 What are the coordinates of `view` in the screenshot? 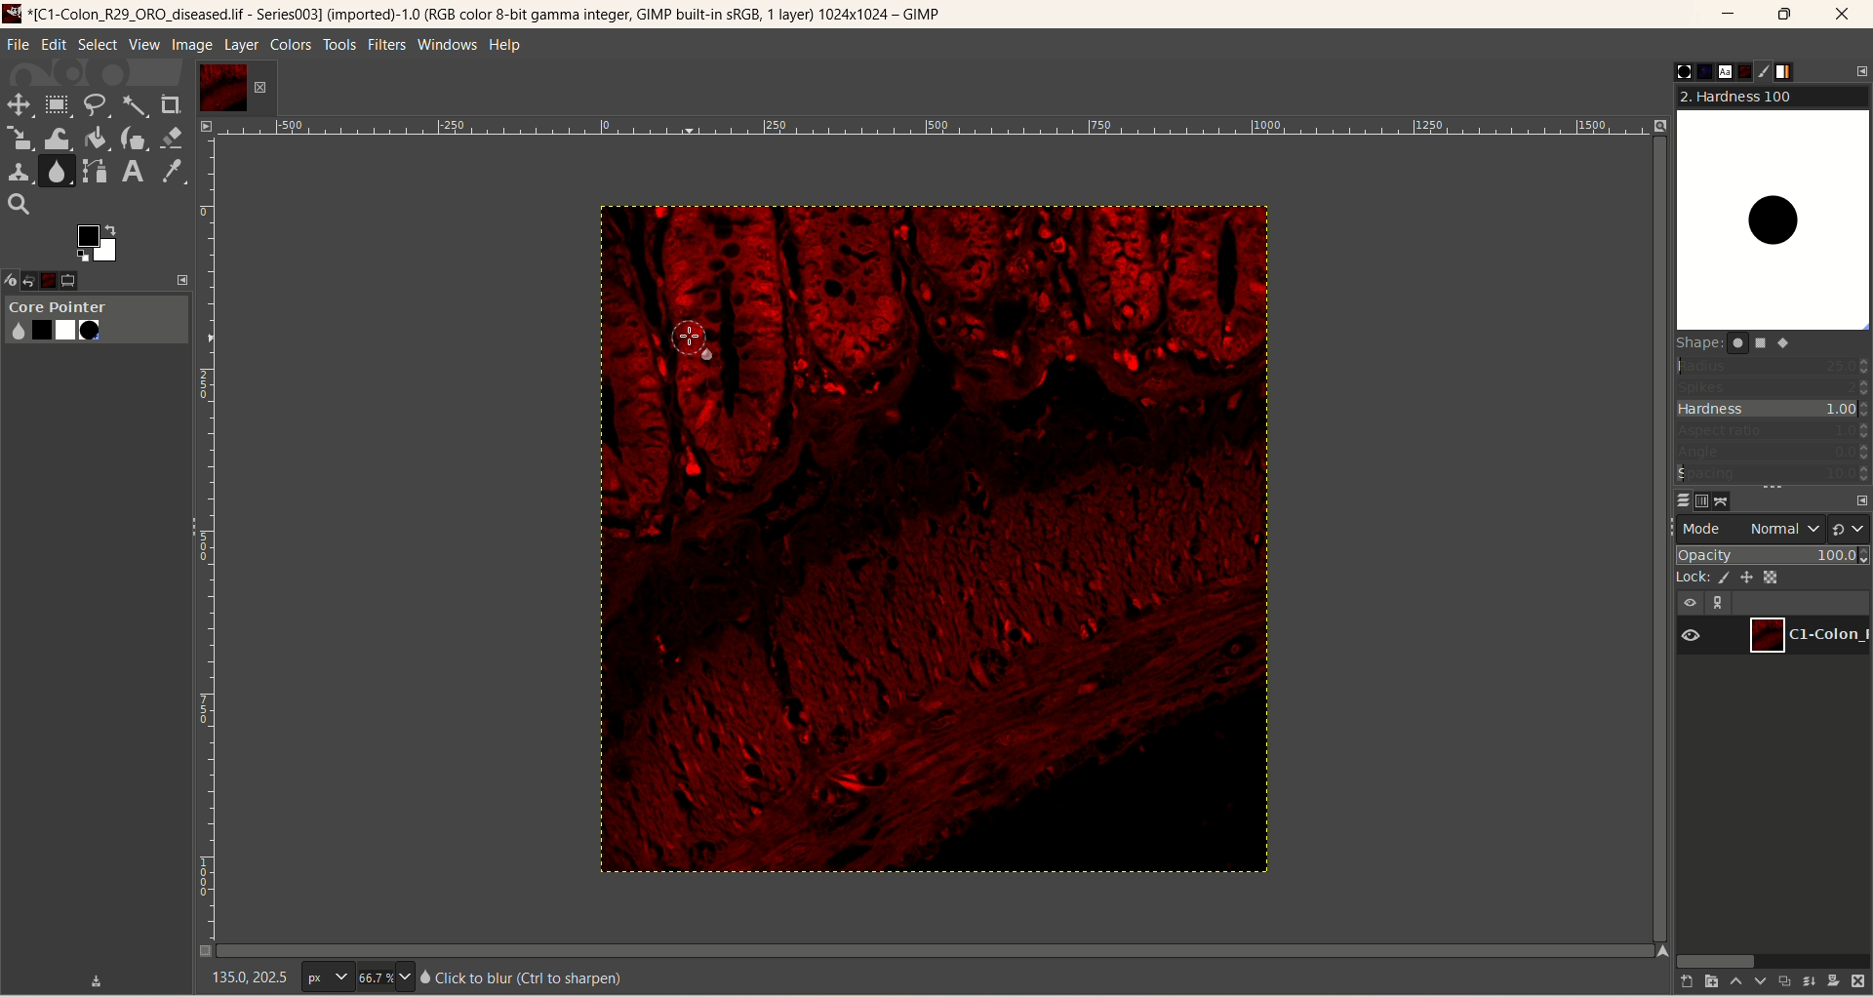 It's located at (143, 45).